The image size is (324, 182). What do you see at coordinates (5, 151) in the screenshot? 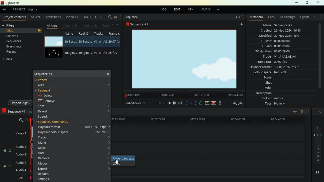
I see `toggle` at bounding box center [5, 151].